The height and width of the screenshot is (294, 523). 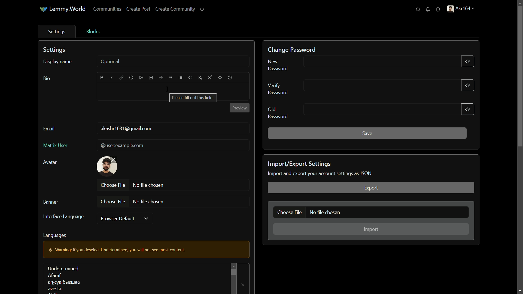 I want to click on blocks tab, so click(x=93, y=32).